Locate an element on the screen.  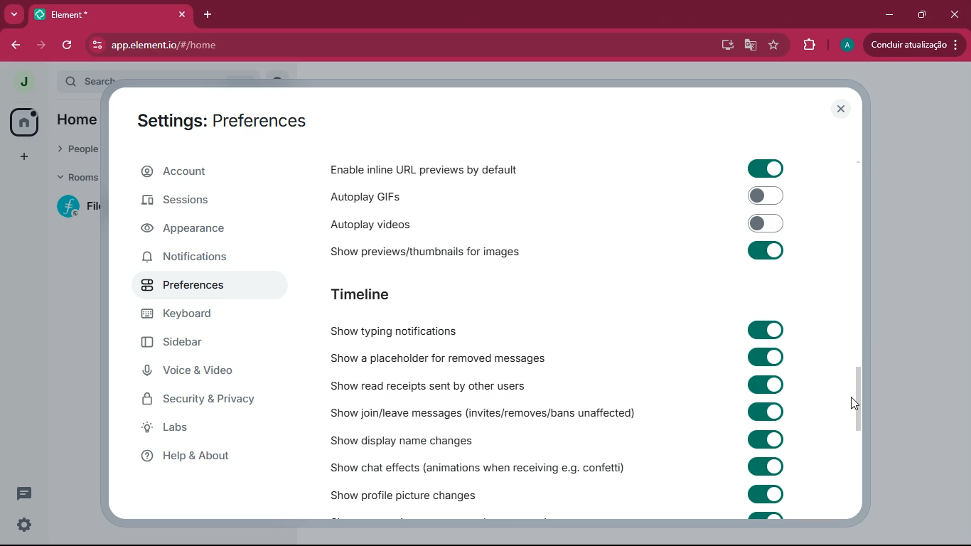
show previews/thumbnails for images is located at coordinates (438, 249).